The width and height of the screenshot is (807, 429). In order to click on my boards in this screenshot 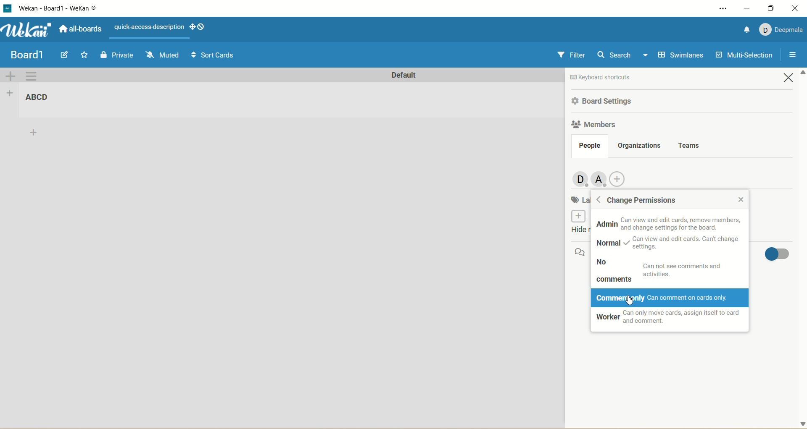, I will do `click(36, 53)`.